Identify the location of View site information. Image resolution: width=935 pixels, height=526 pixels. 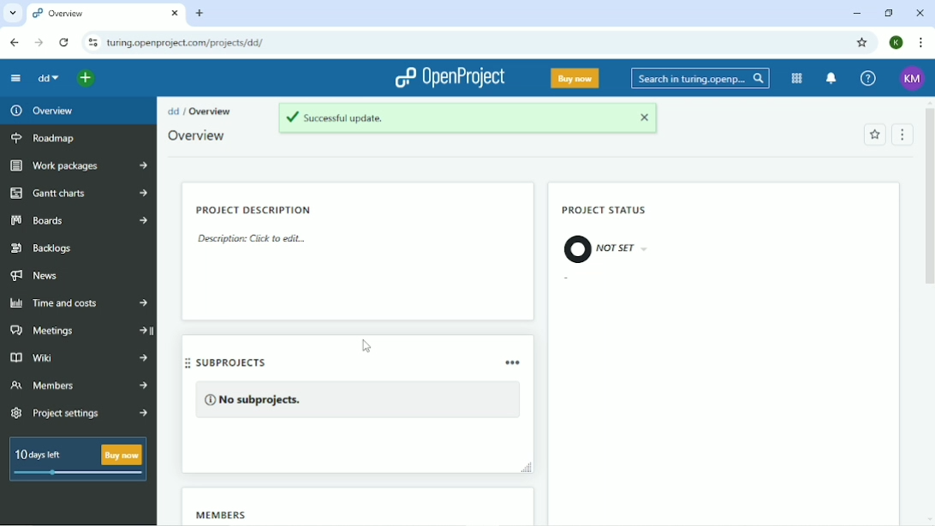
(93, 42).